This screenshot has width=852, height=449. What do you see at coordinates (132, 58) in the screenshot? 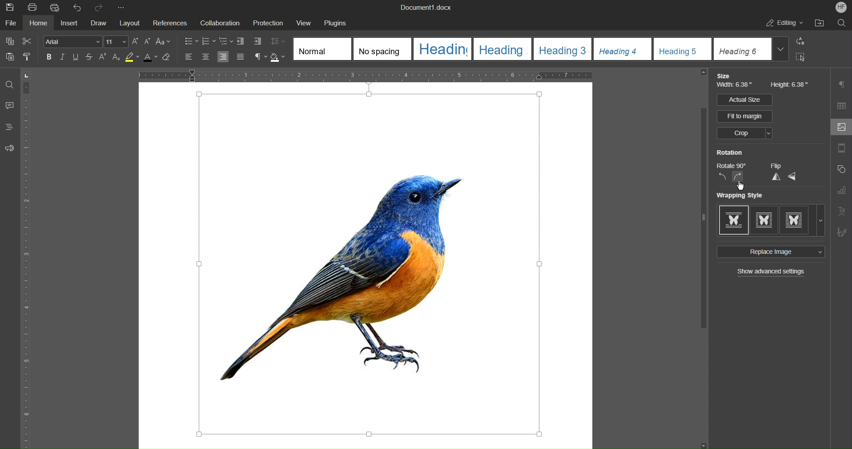
I see `Highlight` at bounding box center [132, 58].